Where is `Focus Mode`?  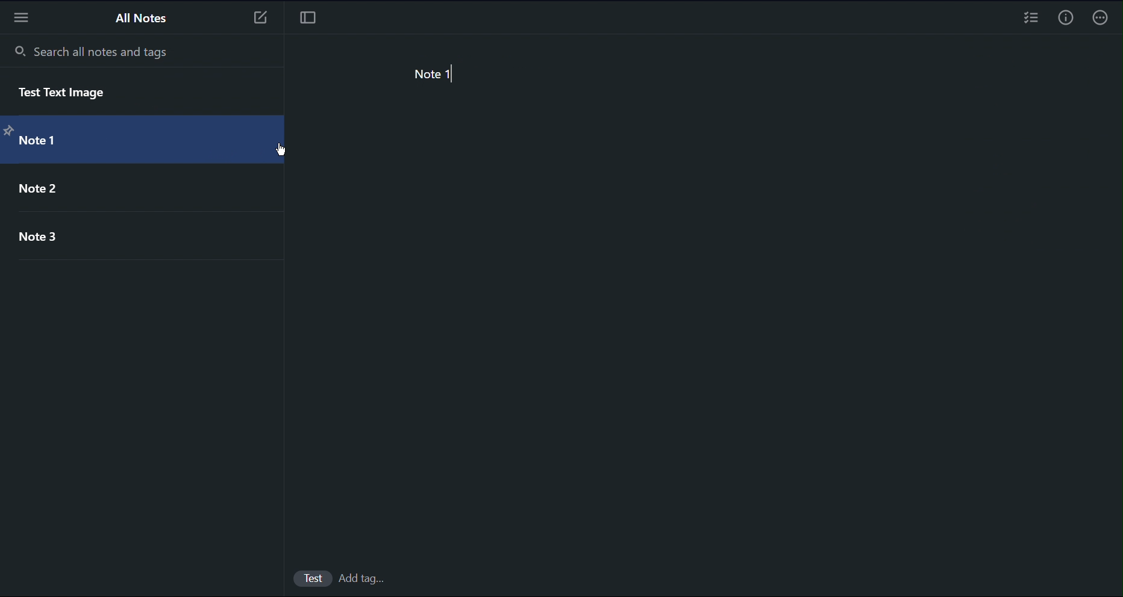
Focus Mode is located at coordinates (308, 21).